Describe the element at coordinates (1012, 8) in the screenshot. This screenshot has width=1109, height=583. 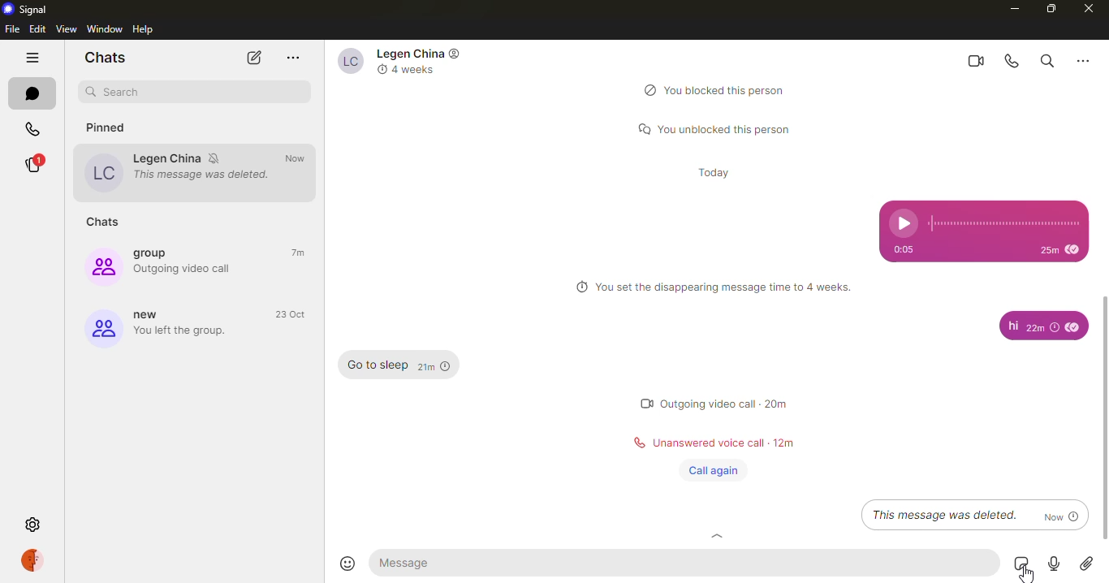
I see `minimize` at that location.